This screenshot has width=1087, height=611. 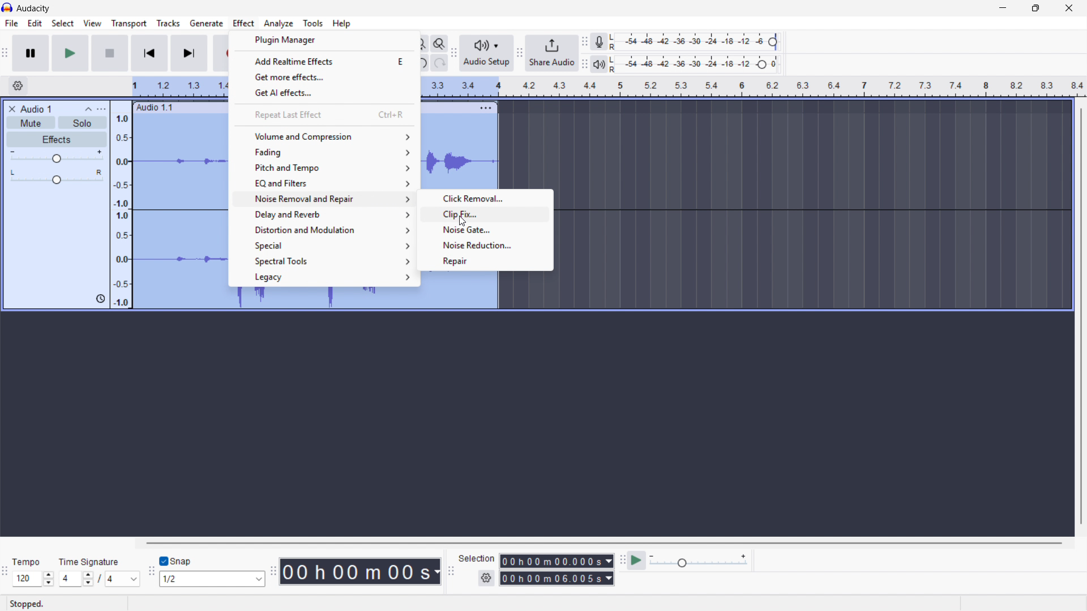 I want to click on toggle zoom, so click(x=439, y=44).